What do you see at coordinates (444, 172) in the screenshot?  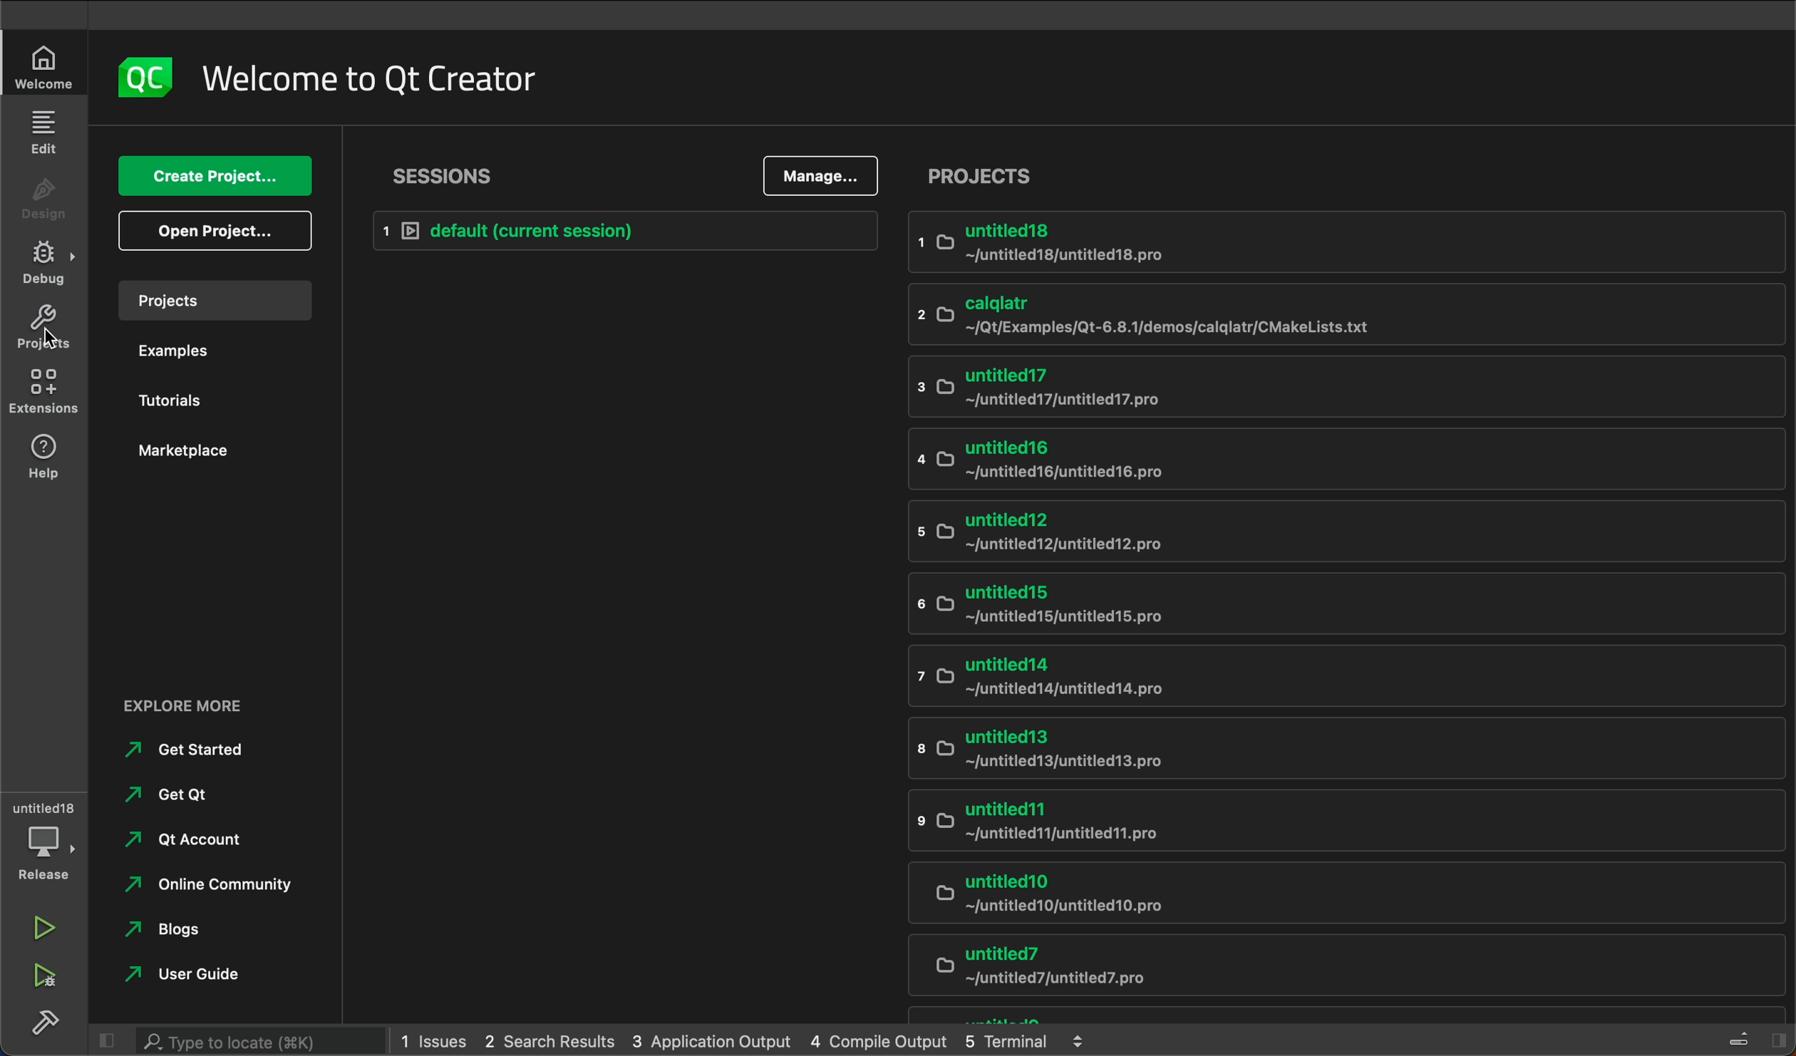 I see `sessions` at bounding box center [444, 172].